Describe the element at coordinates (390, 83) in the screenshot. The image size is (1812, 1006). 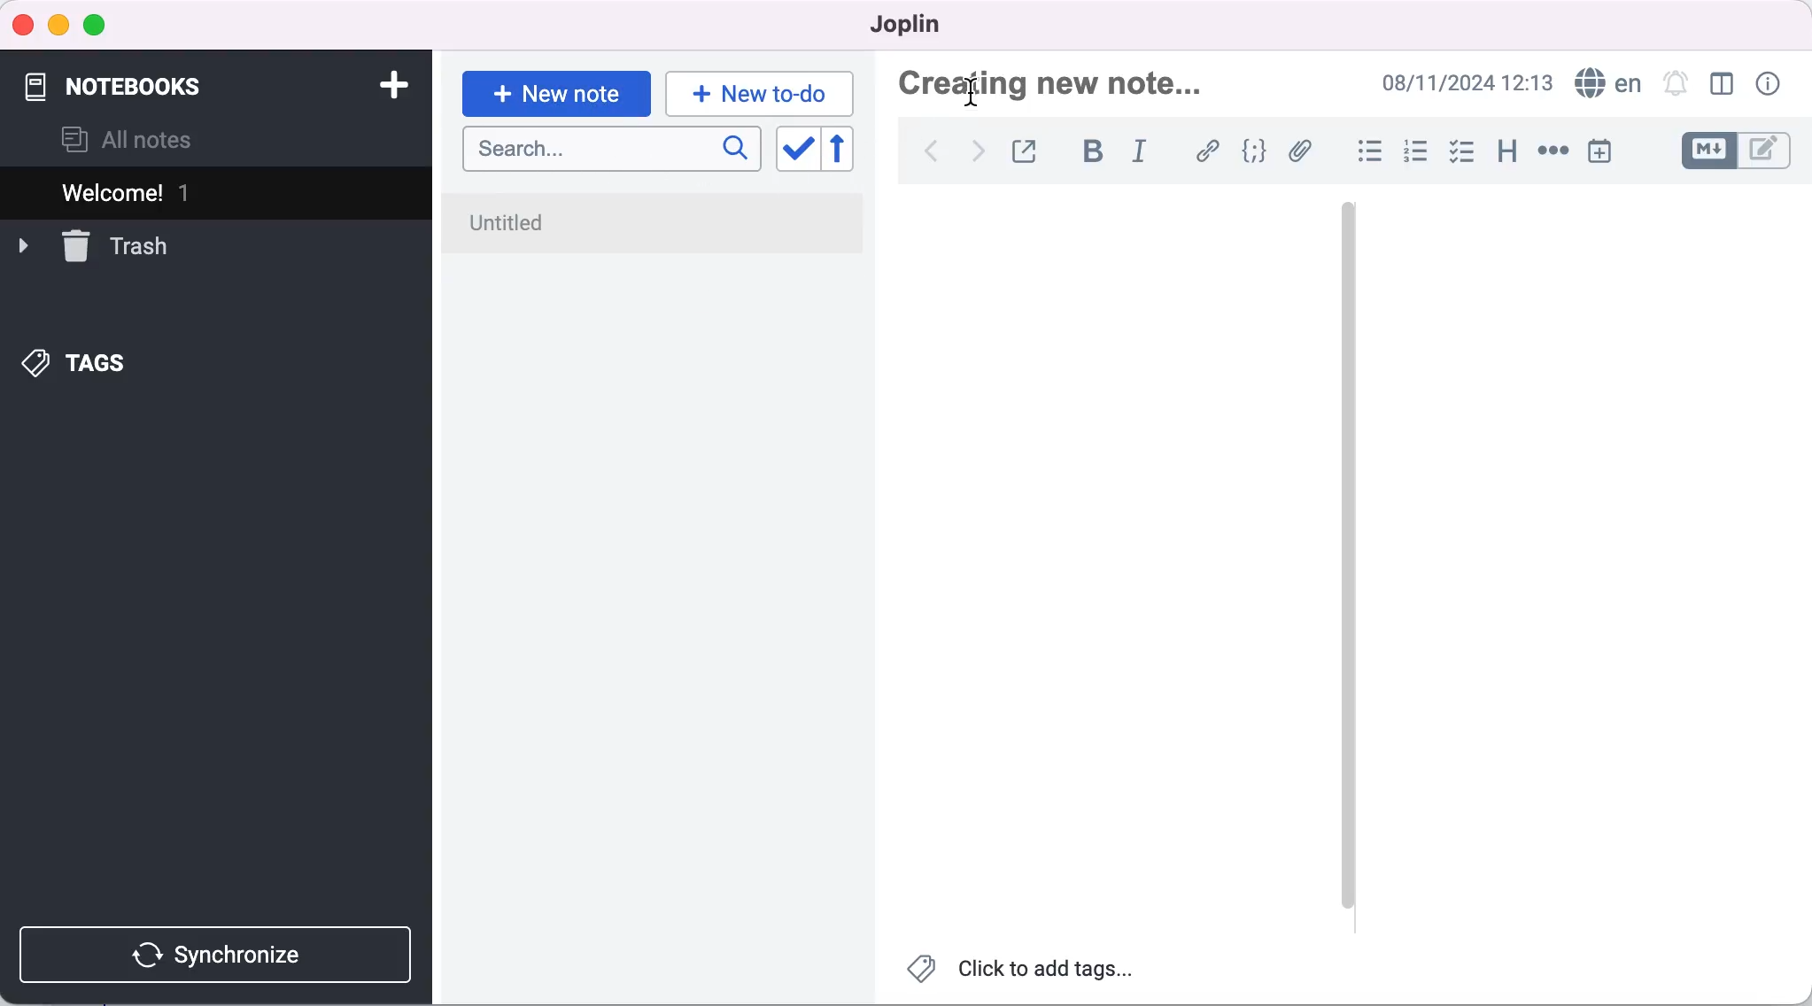
I see `add notebook` at that location.